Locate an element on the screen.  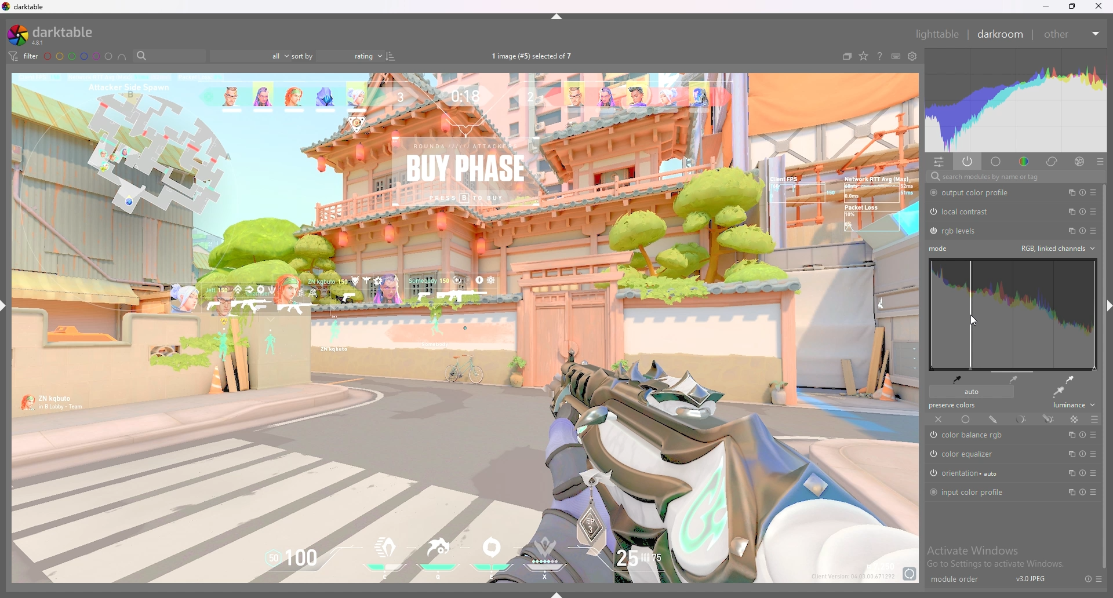
filter is located at coordinates (24, 57).